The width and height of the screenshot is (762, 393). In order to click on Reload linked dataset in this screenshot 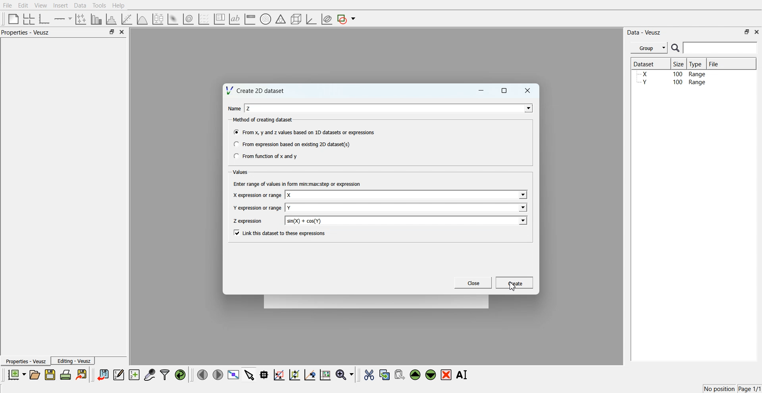, I will do `click(180, 375)`.